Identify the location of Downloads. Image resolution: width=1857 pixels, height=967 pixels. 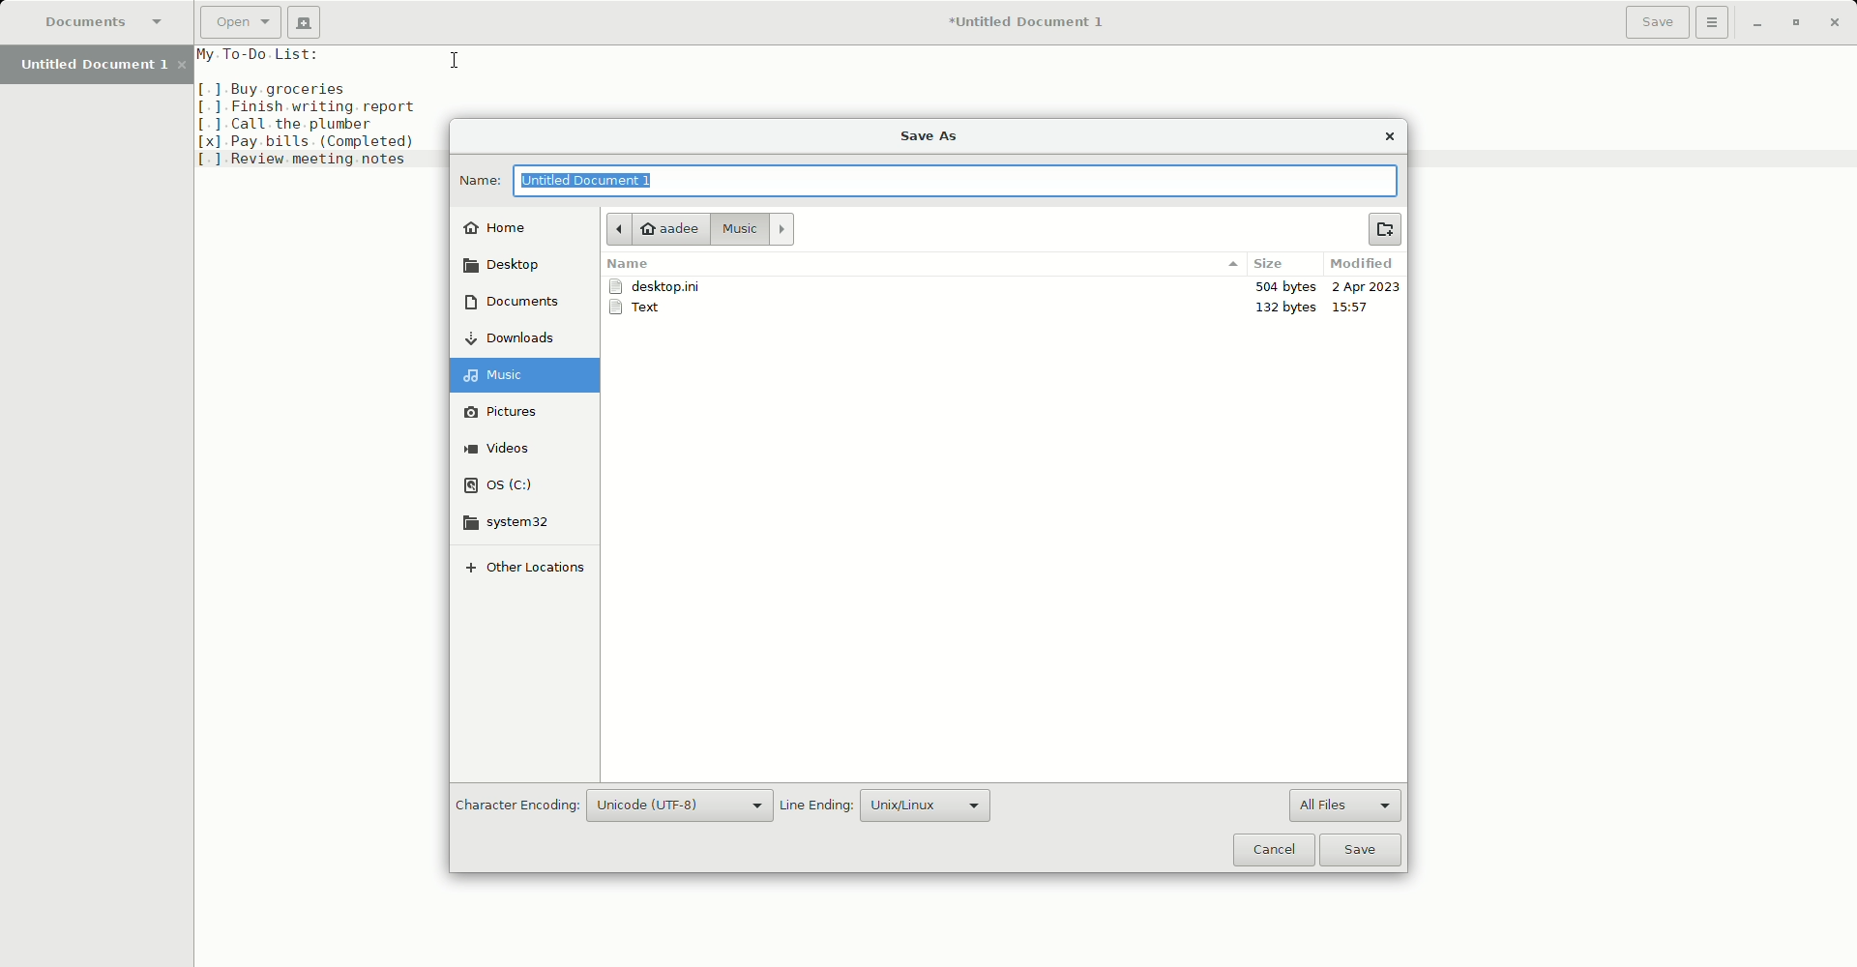
(521, 337).